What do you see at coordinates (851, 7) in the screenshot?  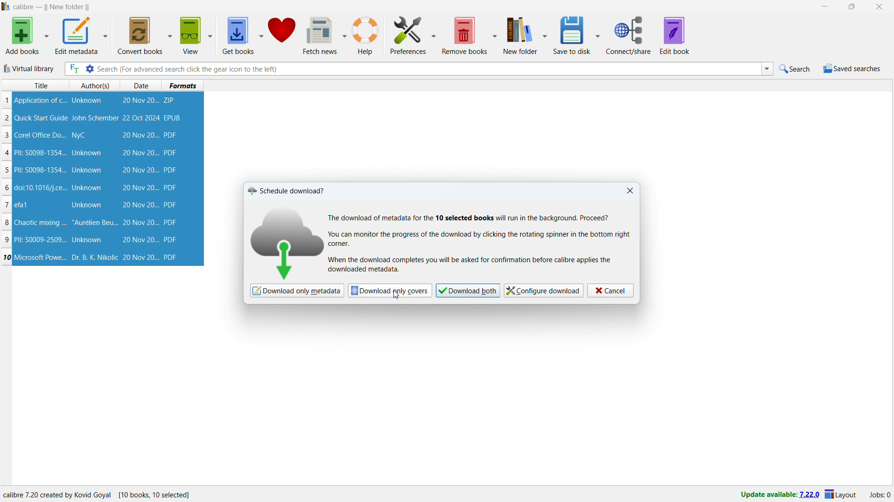 I see `maximize` at bounding box center [851, 7].